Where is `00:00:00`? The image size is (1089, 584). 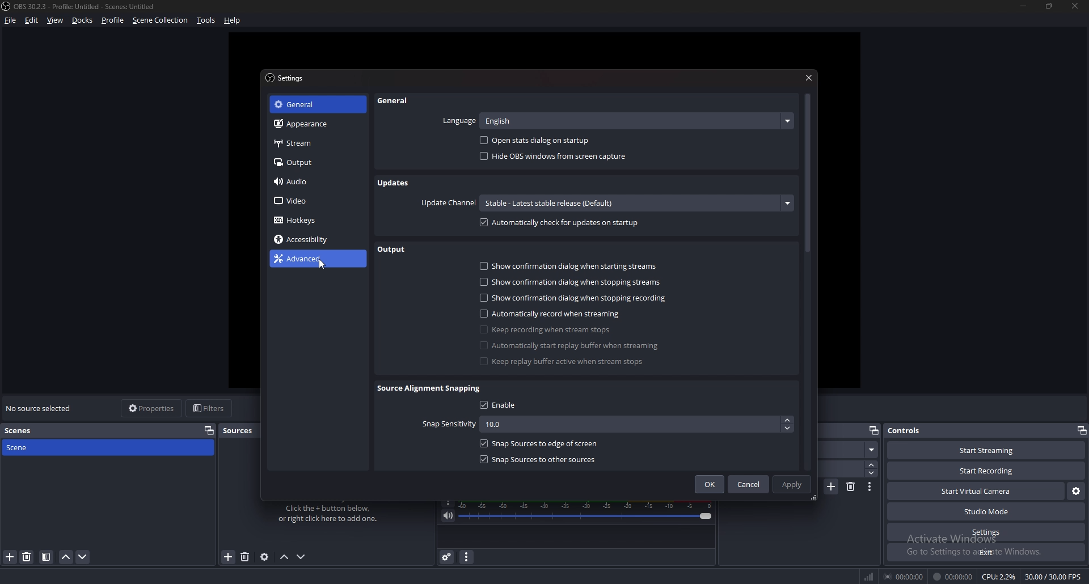
00:00:00 is located at coordinates (903, 577).